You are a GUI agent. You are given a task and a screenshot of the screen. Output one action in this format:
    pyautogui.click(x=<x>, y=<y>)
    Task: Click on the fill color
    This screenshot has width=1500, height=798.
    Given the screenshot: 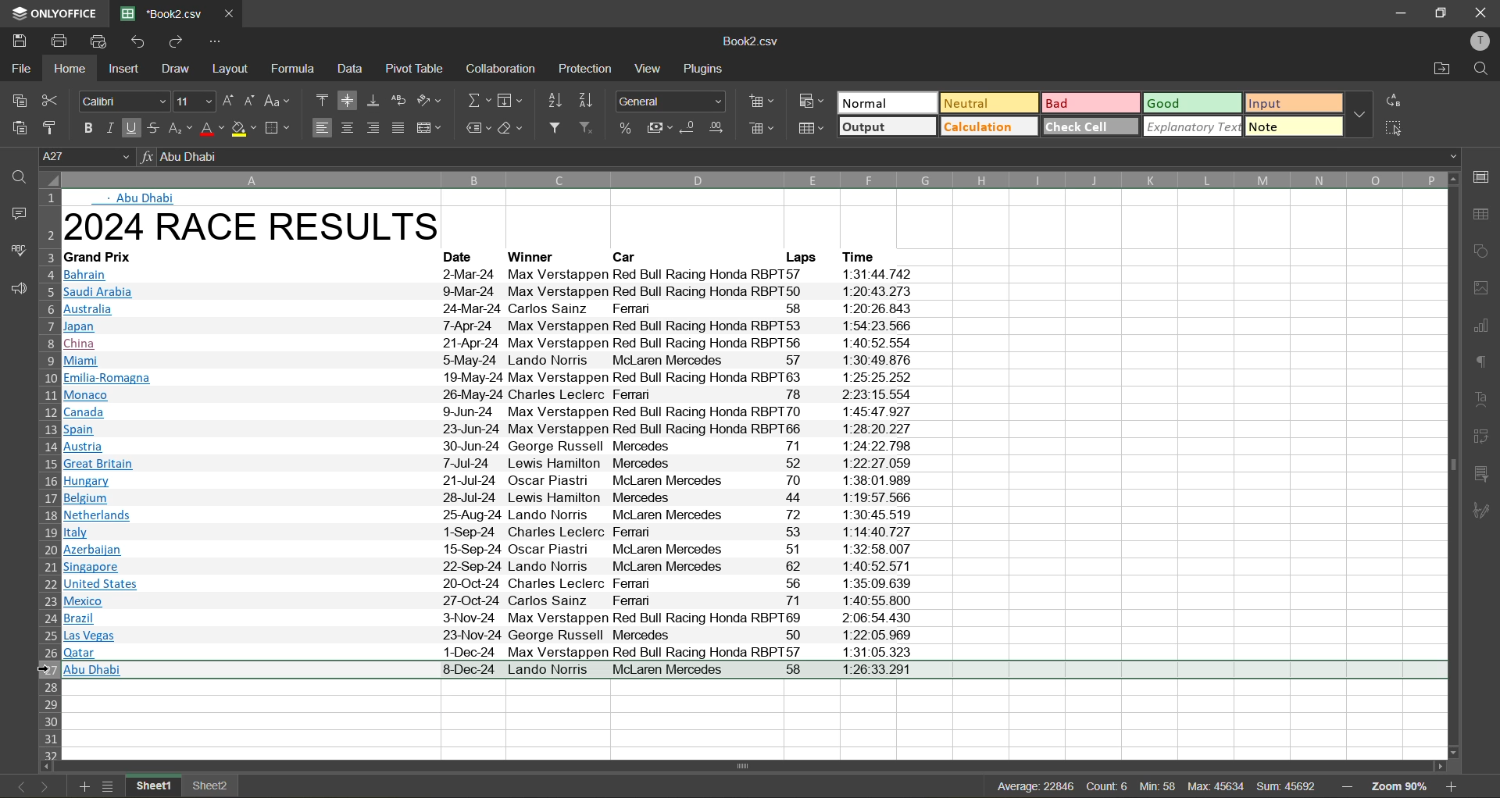 What is the action you would take?
    pyautogui.click(x=245, y=128)
    